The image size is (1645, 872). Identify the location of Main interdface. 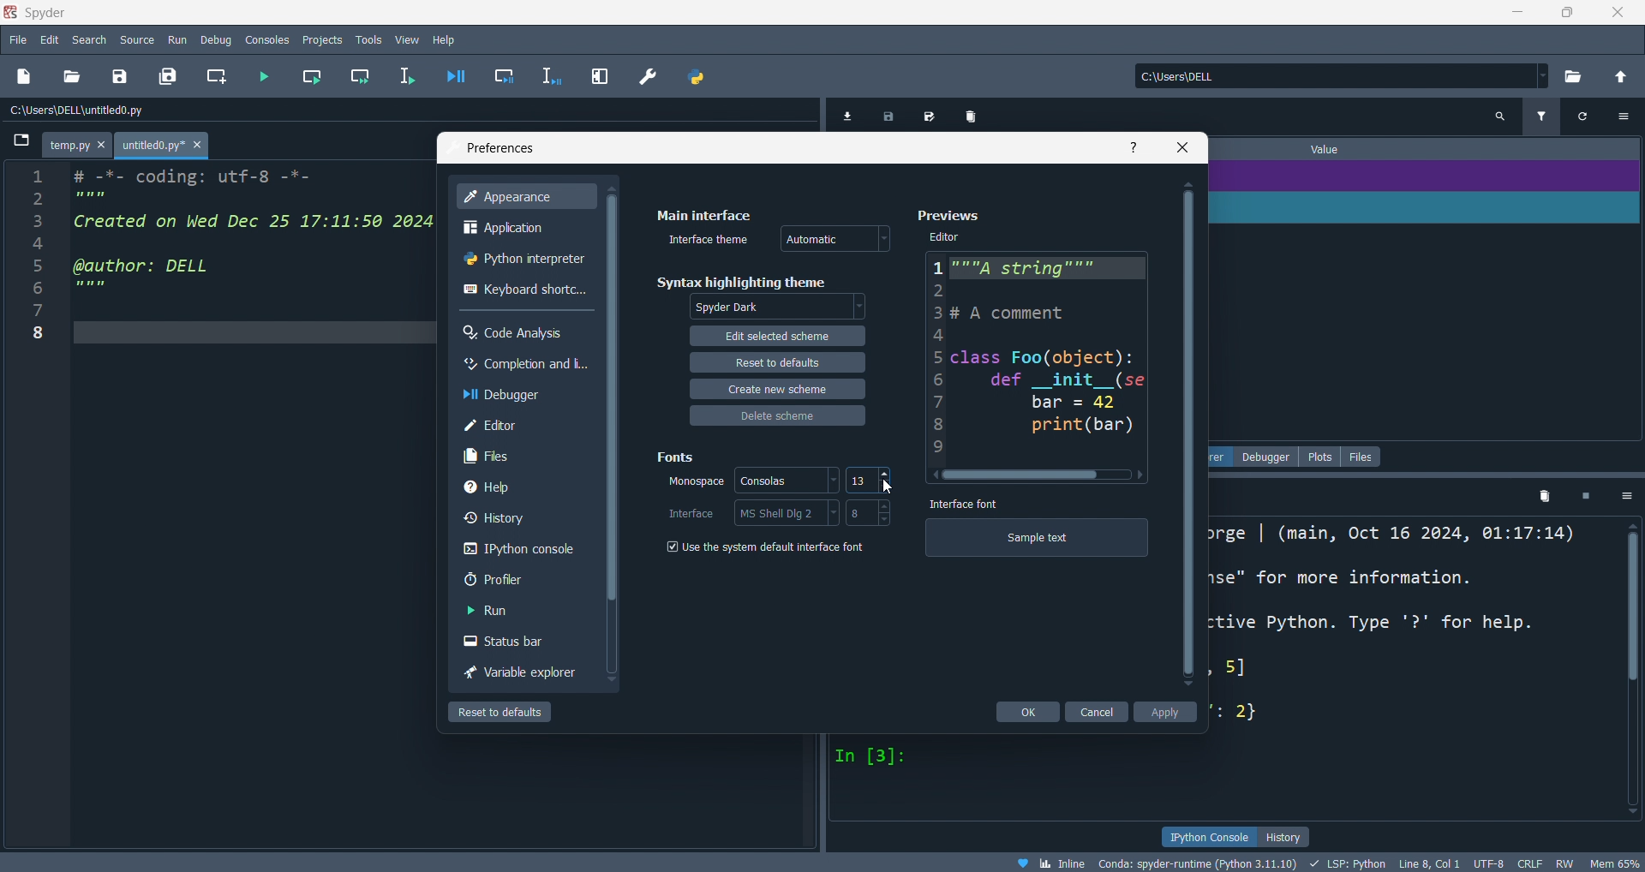
(721, 208).